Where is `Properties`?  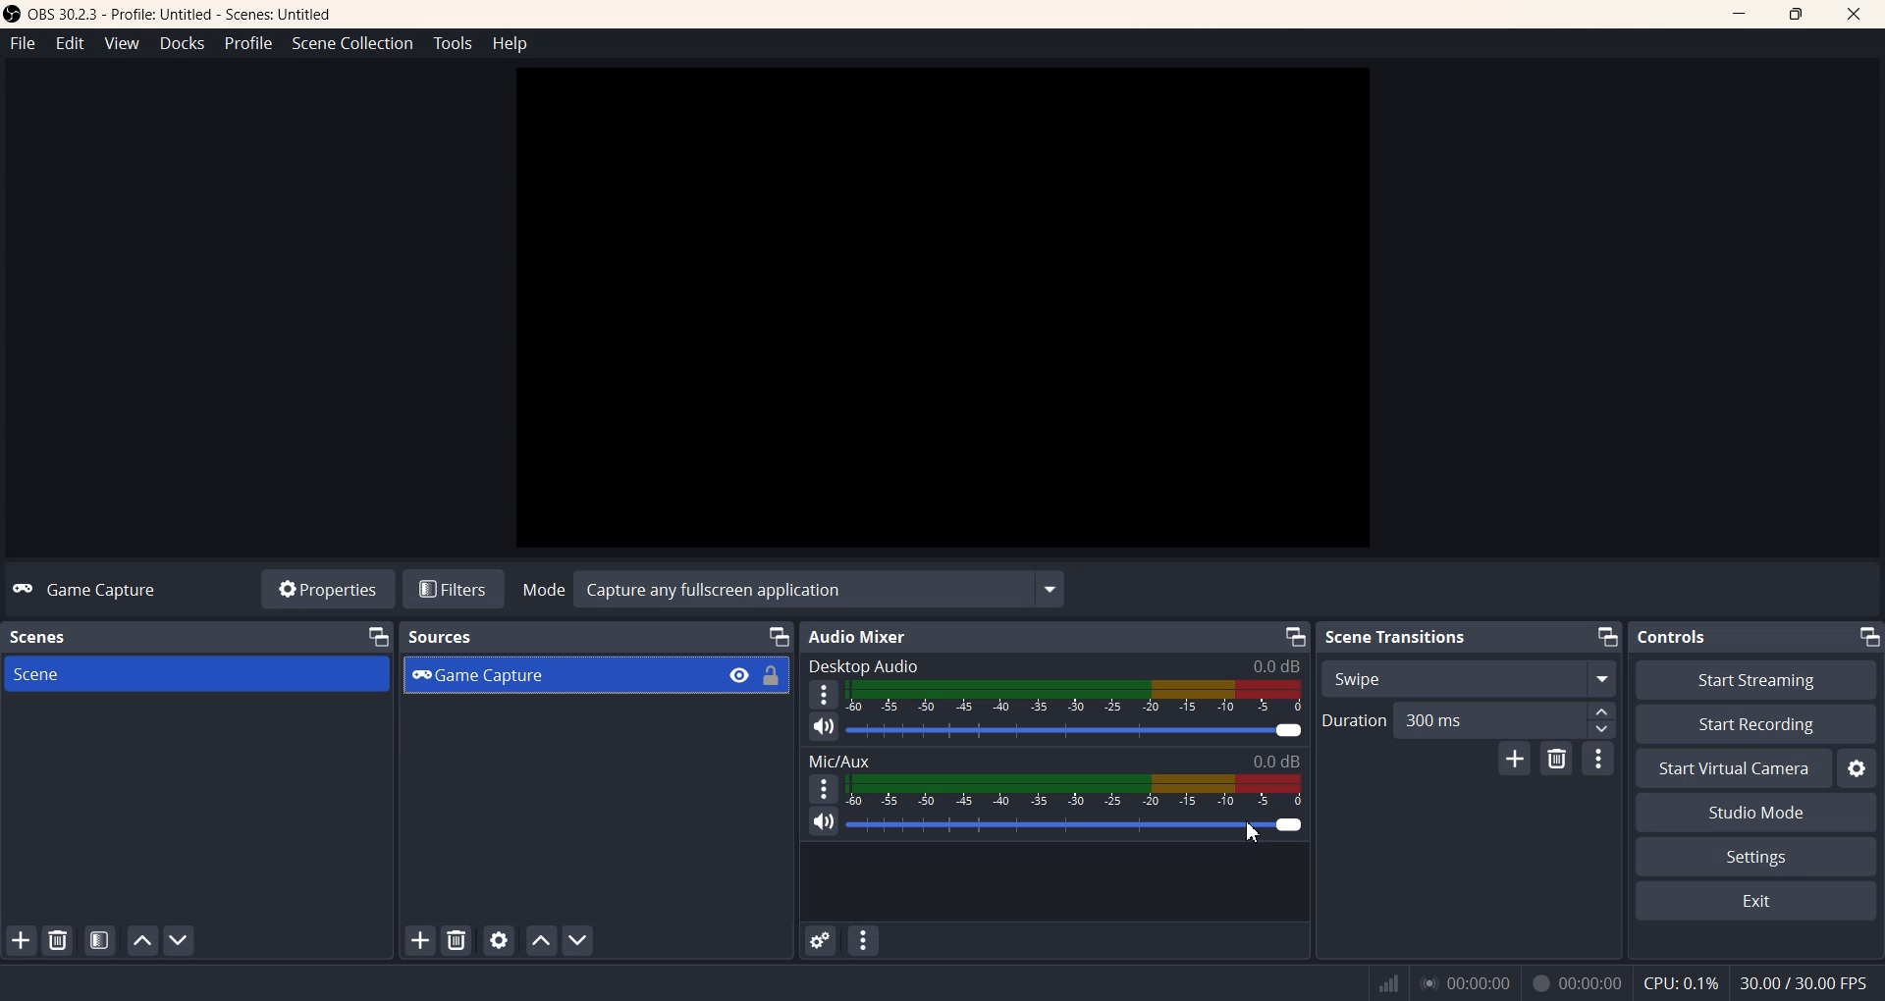
Properties is located at coordinates (327, 588).